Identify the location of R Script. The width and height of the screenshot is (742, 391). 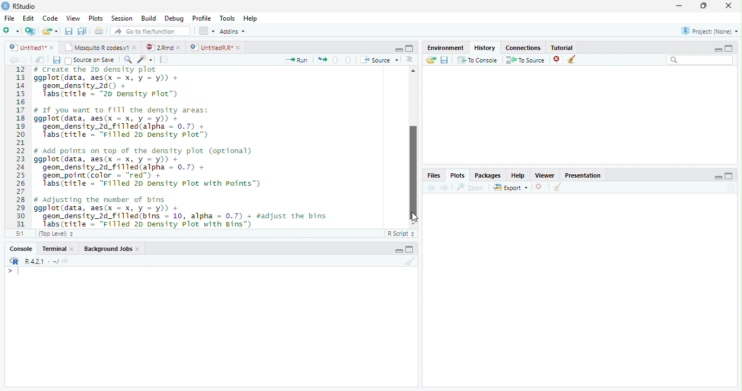
(401, 234).